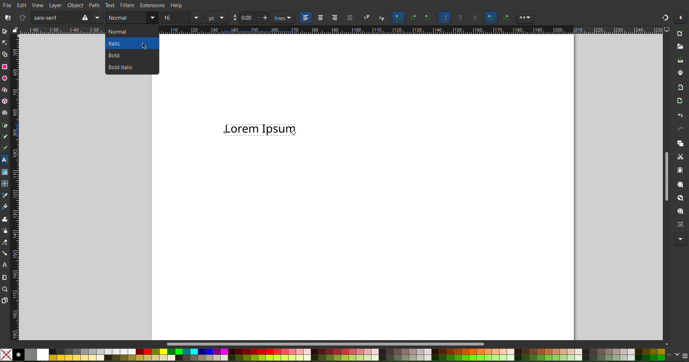 The height and width of the screenshot is (362, 689). What do you see at coordinates (399, 18) in the screenshot?
I see `Horizontal Text` at bounding box center [399, 18].